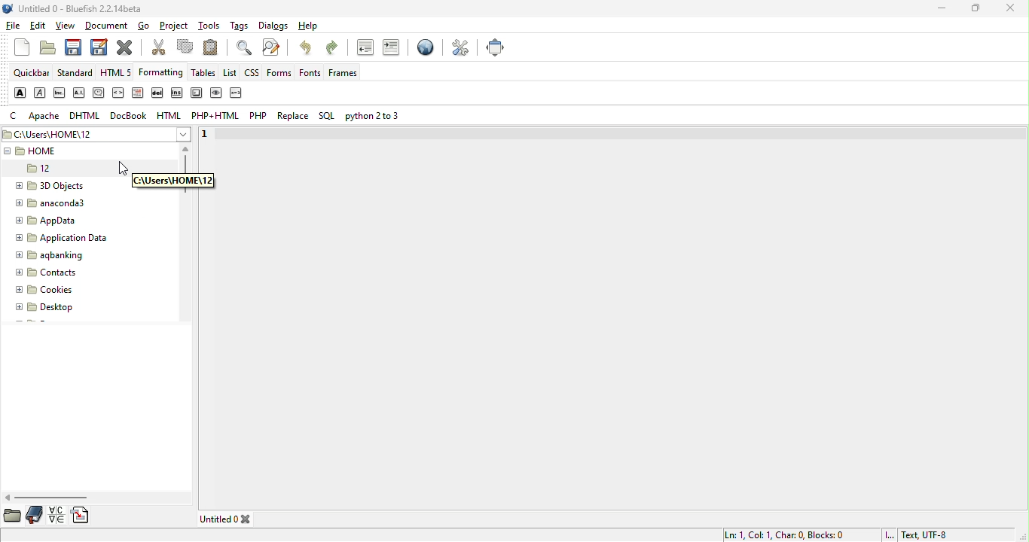 This screenshot has height=542, width=1029. I want to click on vertical scroll  bar, so click(185, 169).